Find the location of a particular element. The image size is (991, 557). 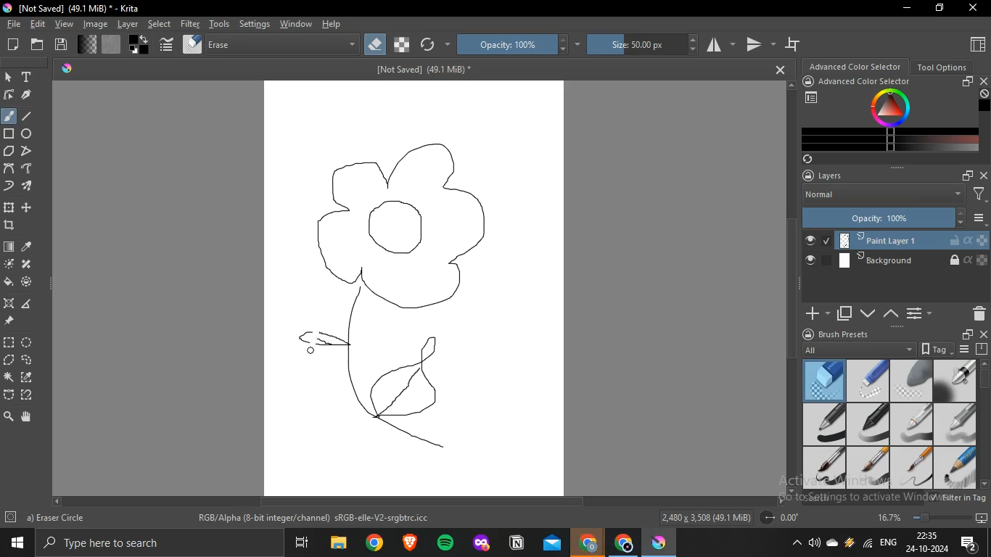

Undefined is located at coordinates (984, 94).